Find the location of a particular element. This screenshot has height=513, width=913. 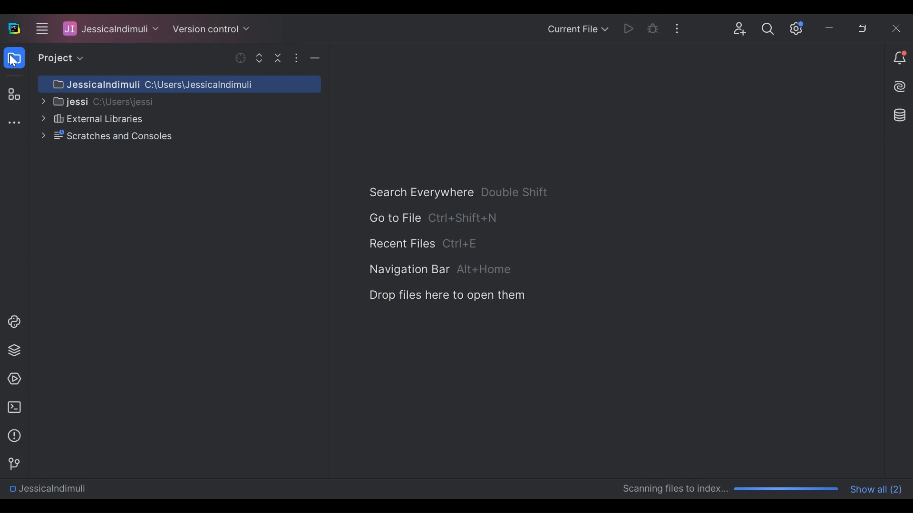

Settings is located at coordinates (796, 28).